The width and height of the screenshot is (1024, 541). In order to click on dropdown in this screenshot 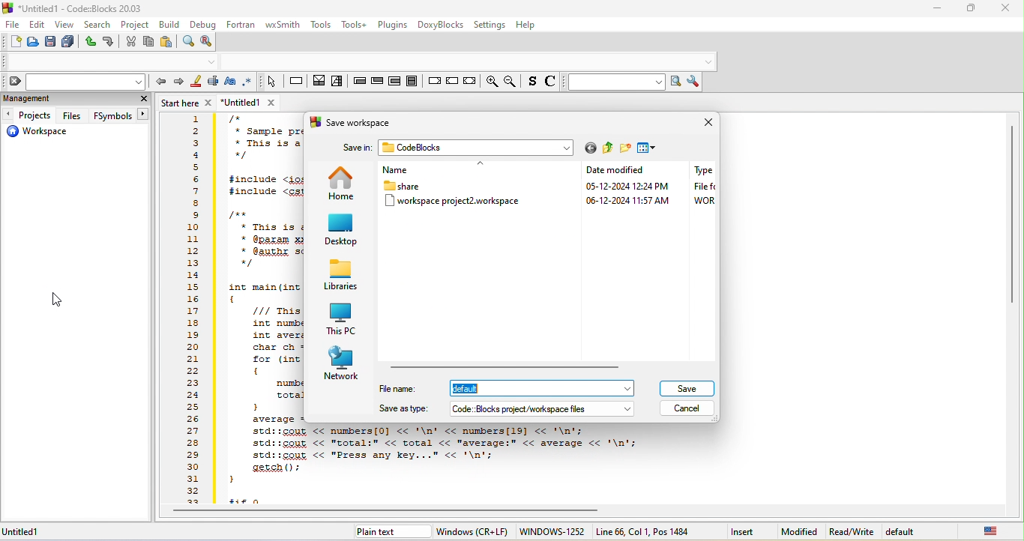, I will do `click(567, 148)`.